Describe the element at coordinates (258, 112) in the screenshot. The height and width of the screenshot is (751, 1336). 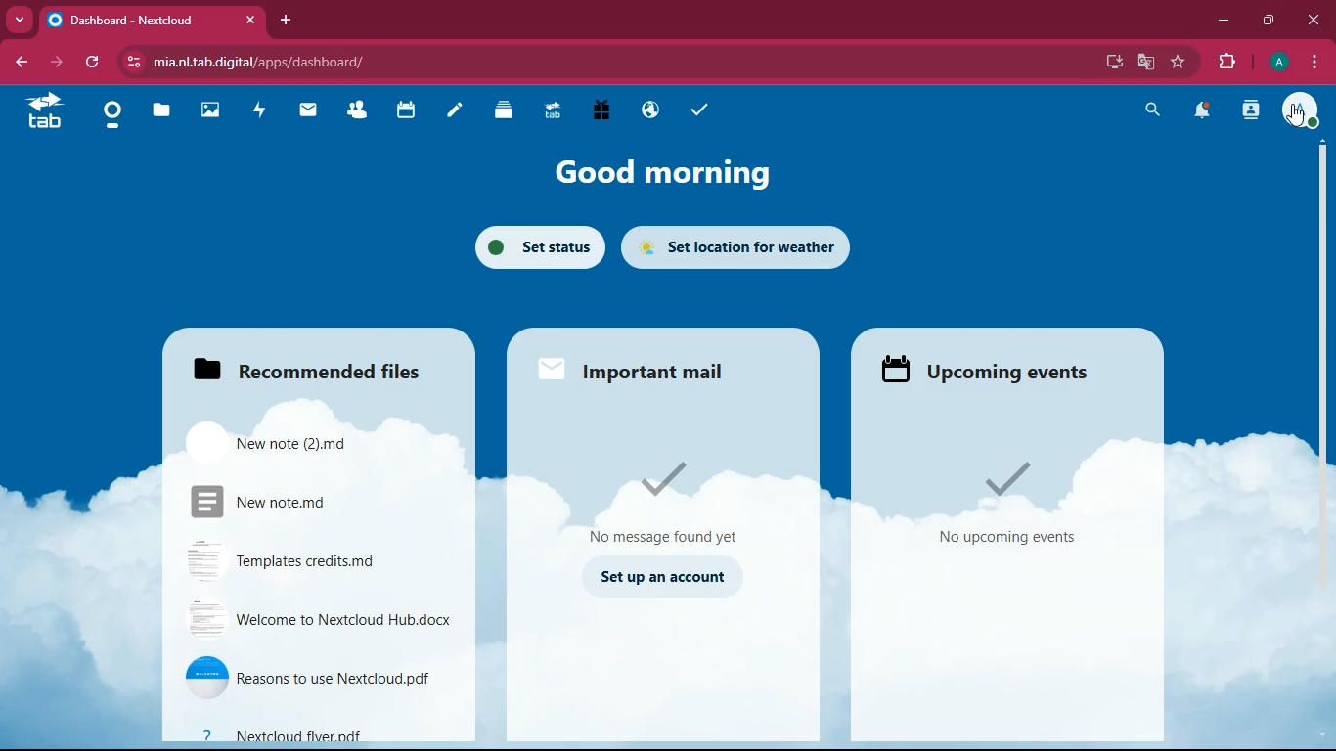
I see `activity` at that location.